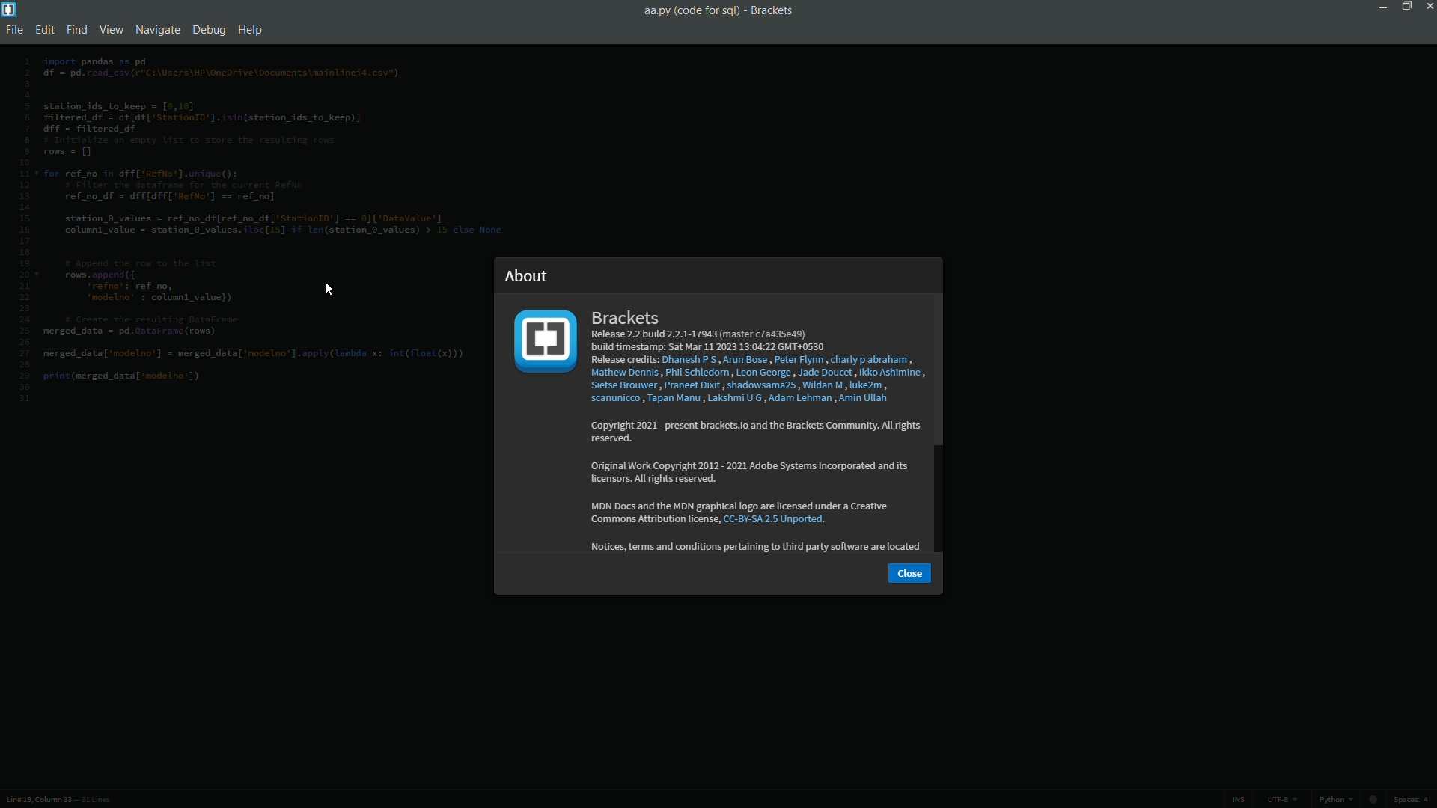 The height and width of the screenshot is (808, 1437). What do you see at coordinates (909, 573) in the screenshot?
I see `close` at bounding box center [909, 573].